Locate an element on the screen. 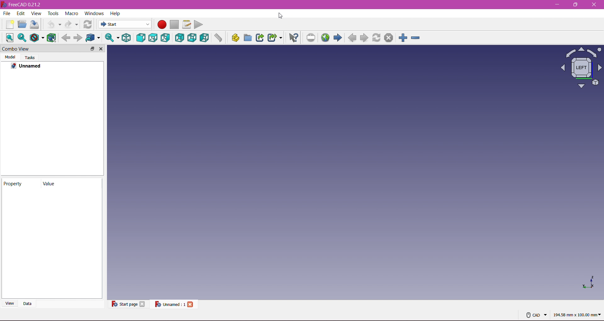  Isometric is located at coordinates (126, 37).